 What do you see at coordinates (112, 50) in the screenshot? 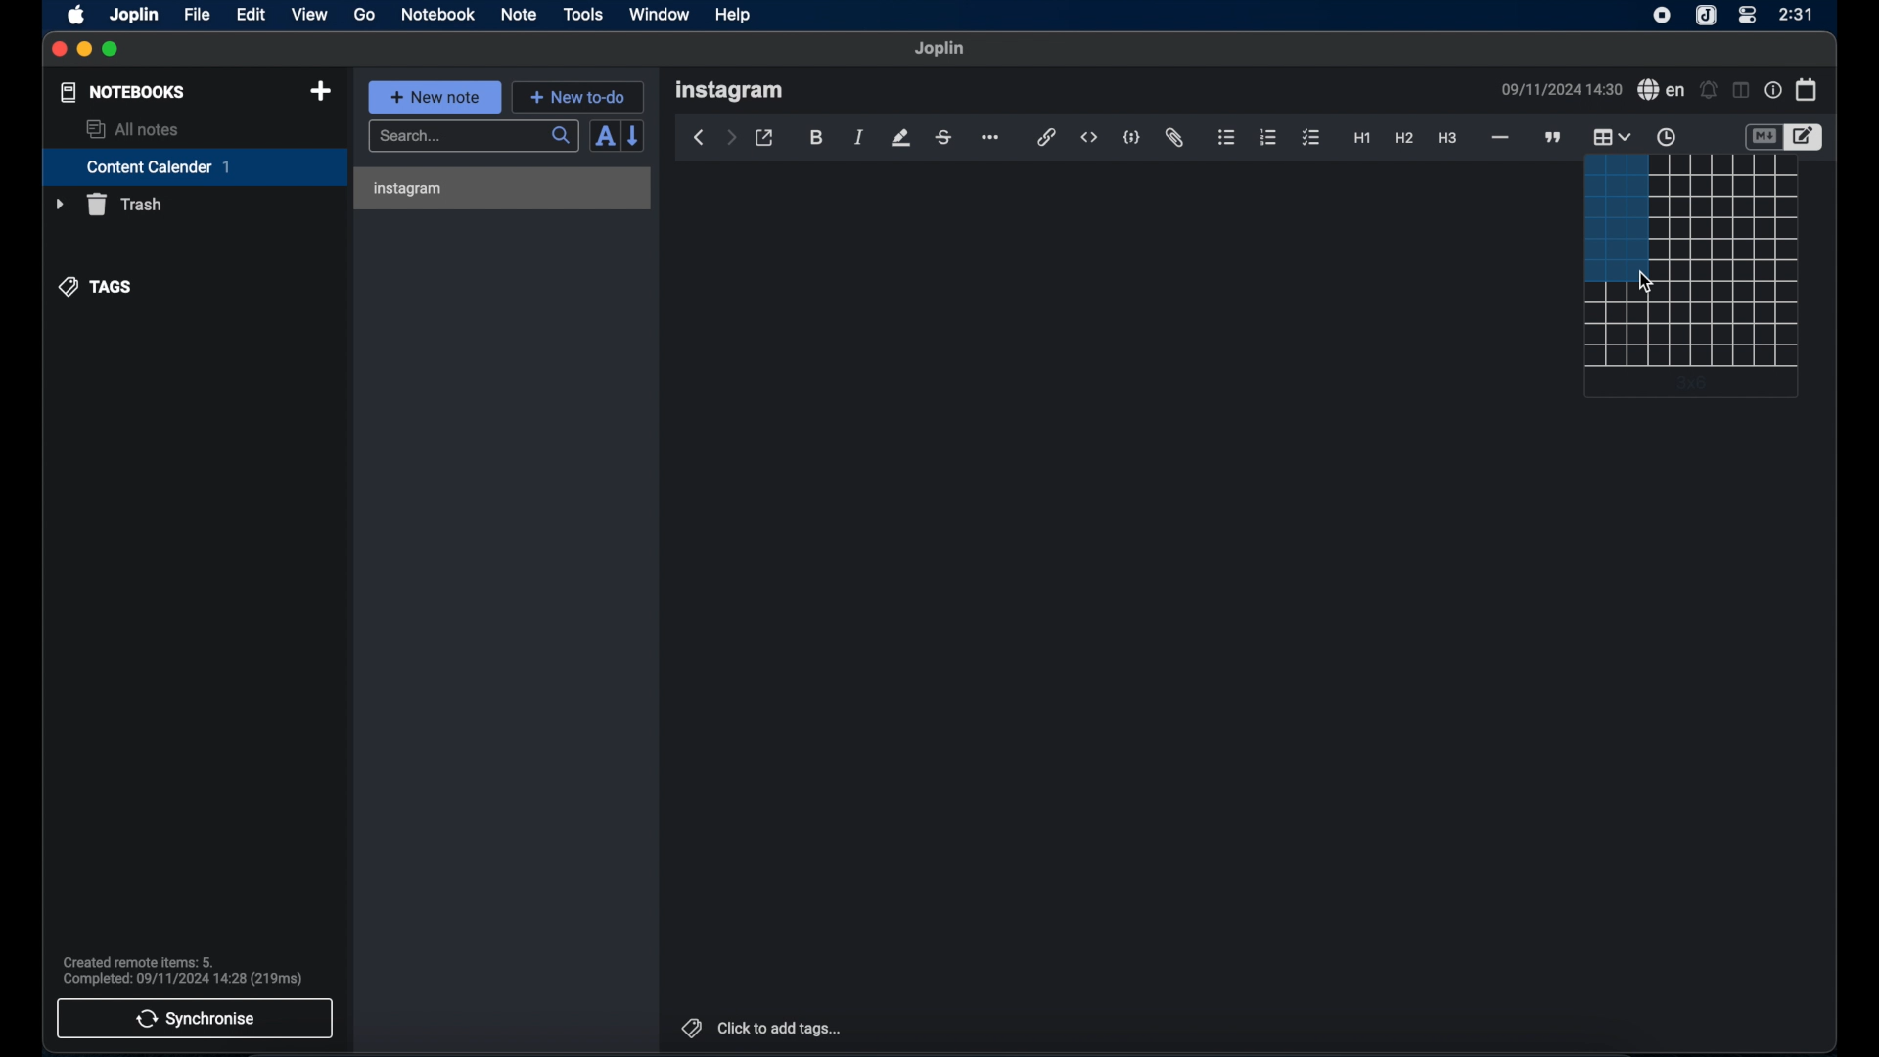
I see `maximize` at bounding box center [112, 50].